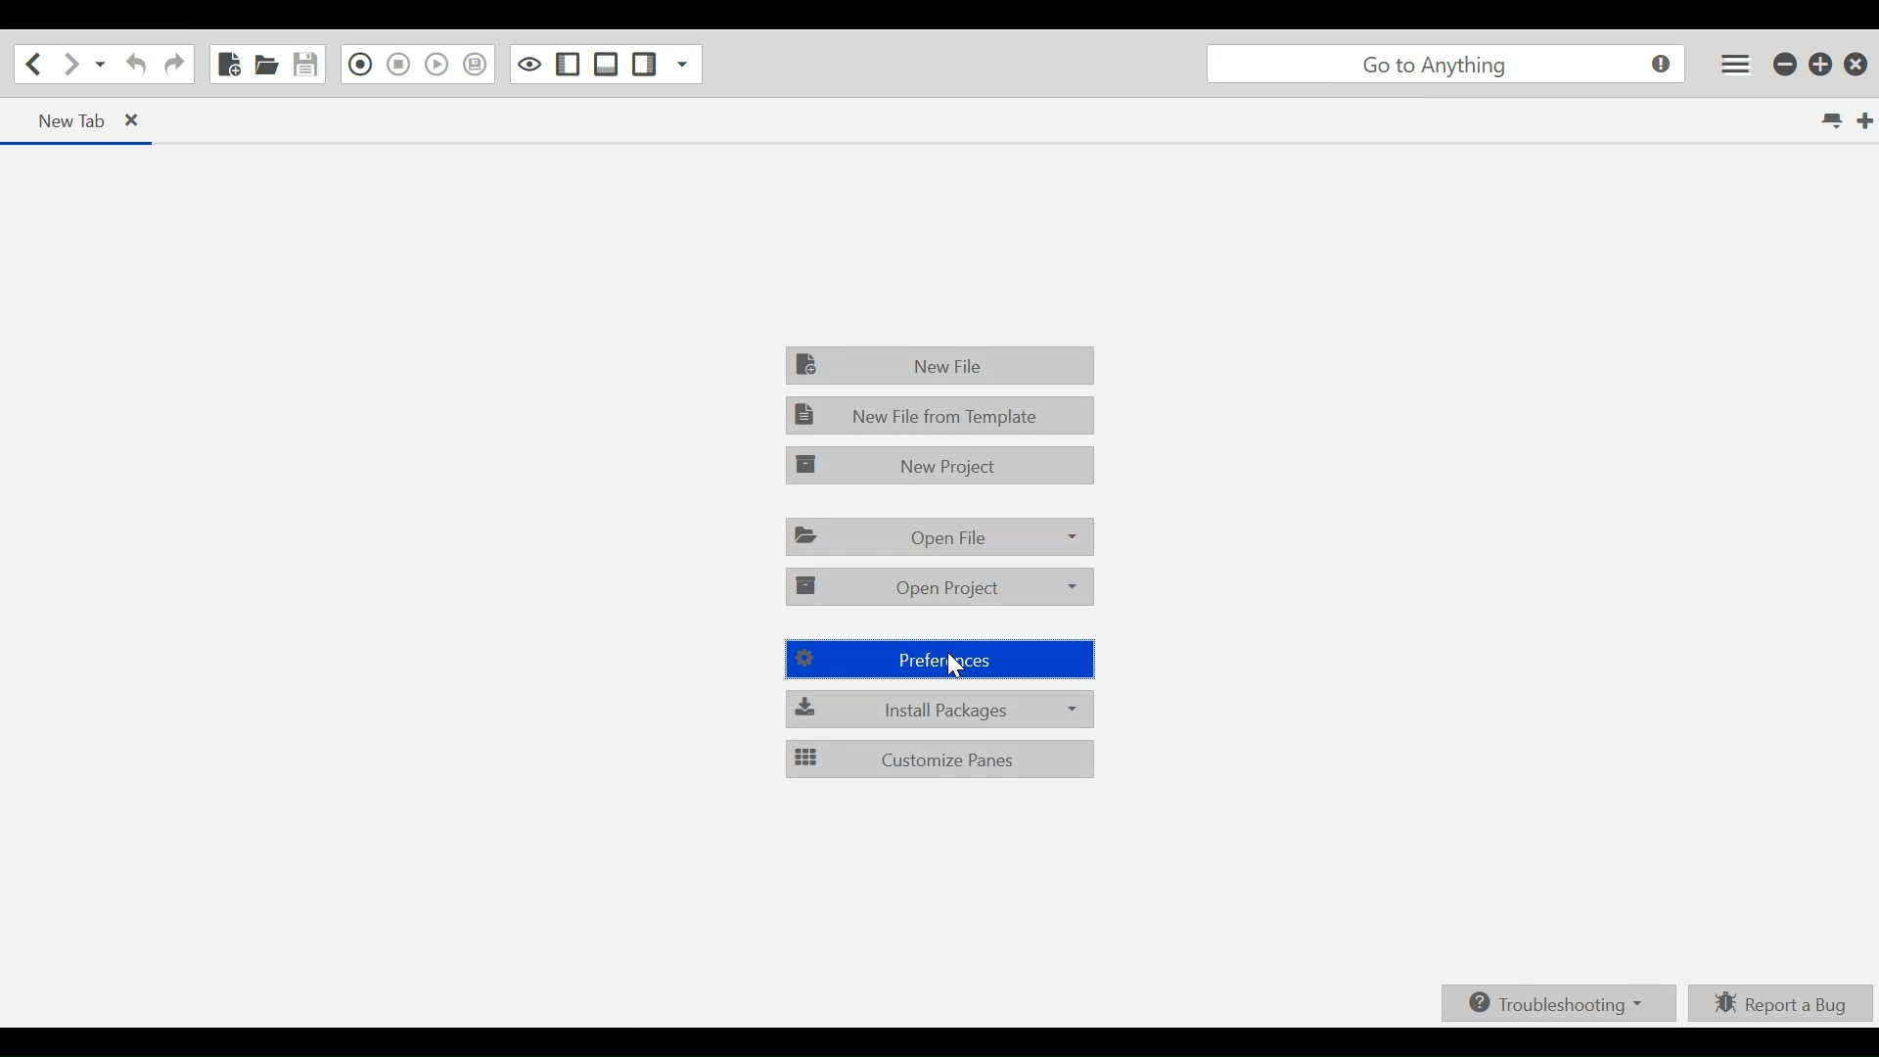  I want to click on Close, so click(1857, 65).